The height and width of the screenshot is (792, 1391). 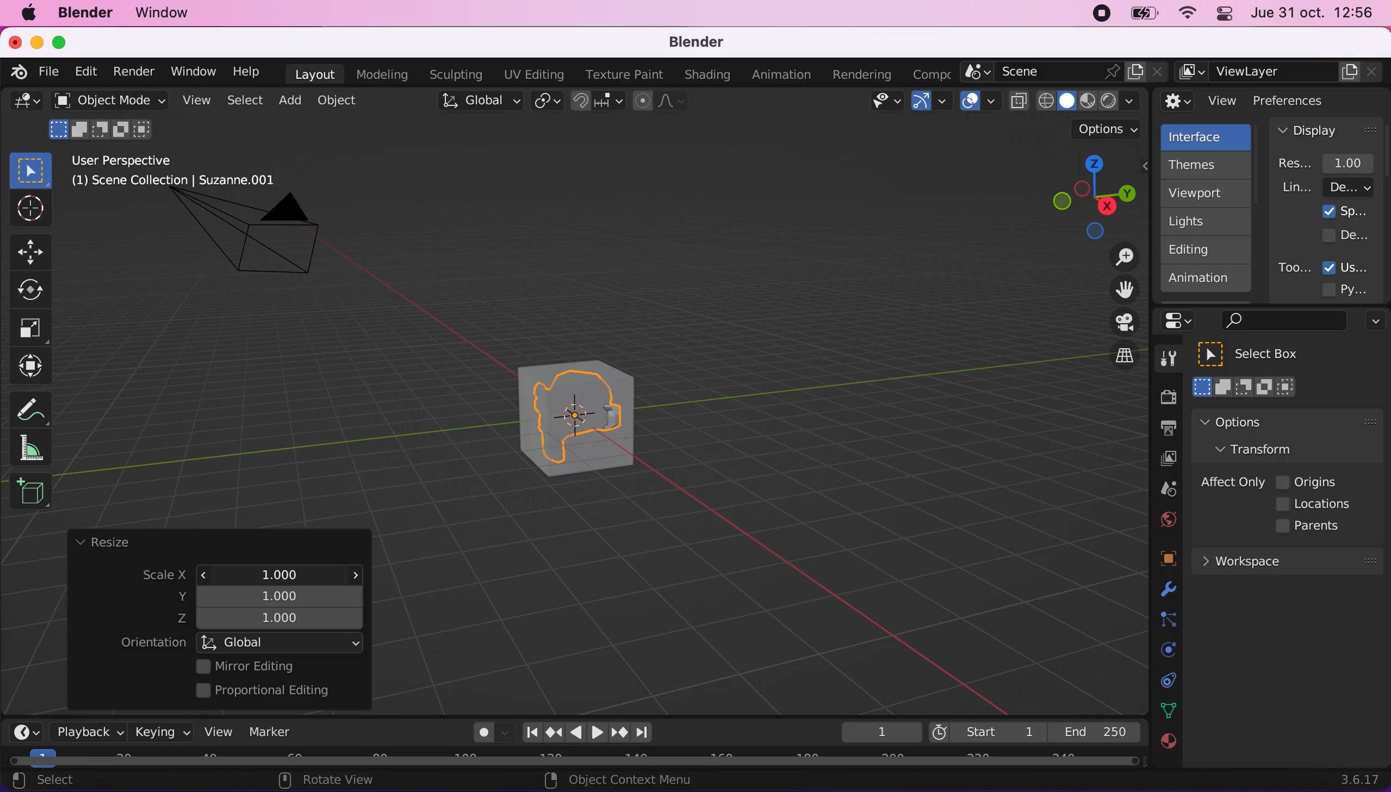 What do you see at coordinates (1261, 422) in the screenshot?
I see `options` at bounding box center [1261, 422].